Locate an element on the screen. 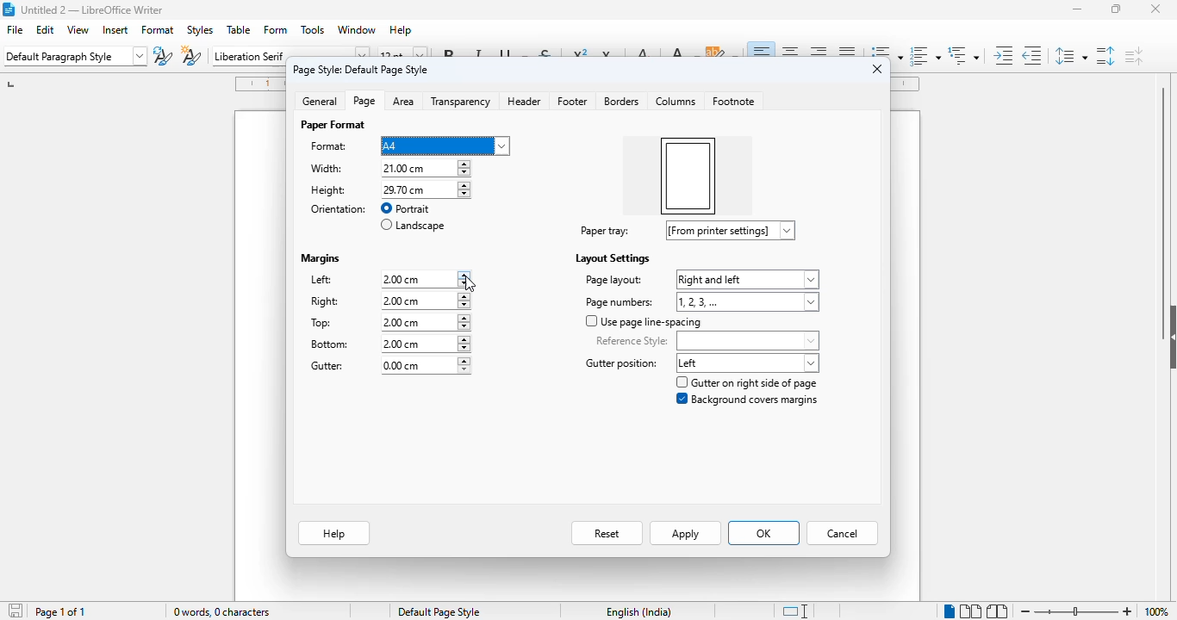  justified is located at coordinates (849, 52).